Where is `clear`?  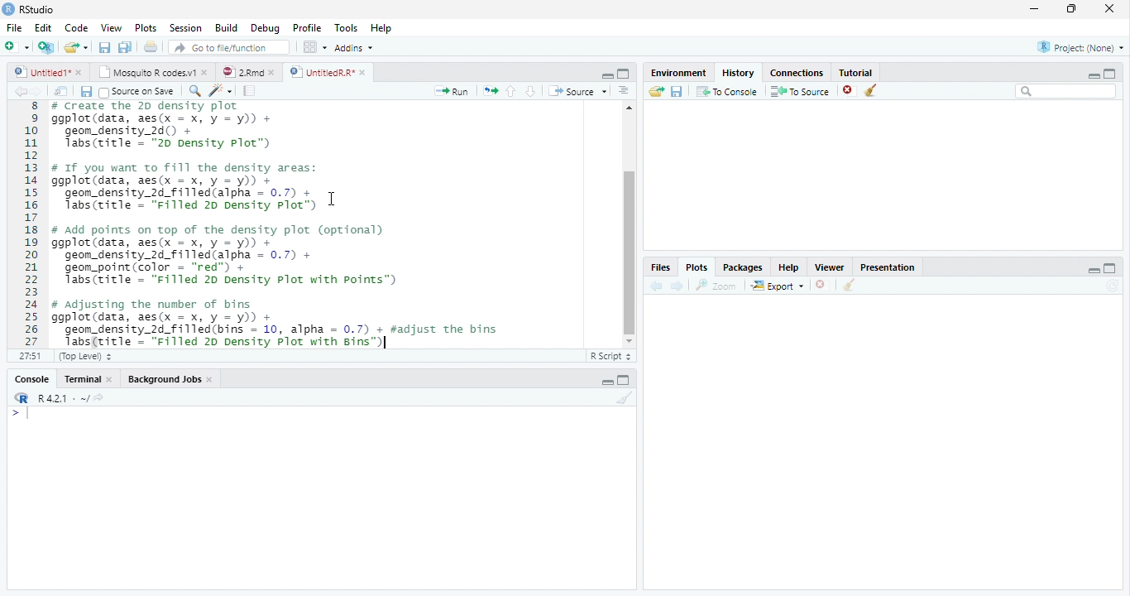
clear is located at coordinates (871, 91).